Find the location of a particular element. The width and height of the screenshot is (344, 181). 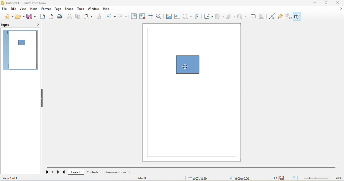

toggle extrusion is located at coordinates (287, 16).